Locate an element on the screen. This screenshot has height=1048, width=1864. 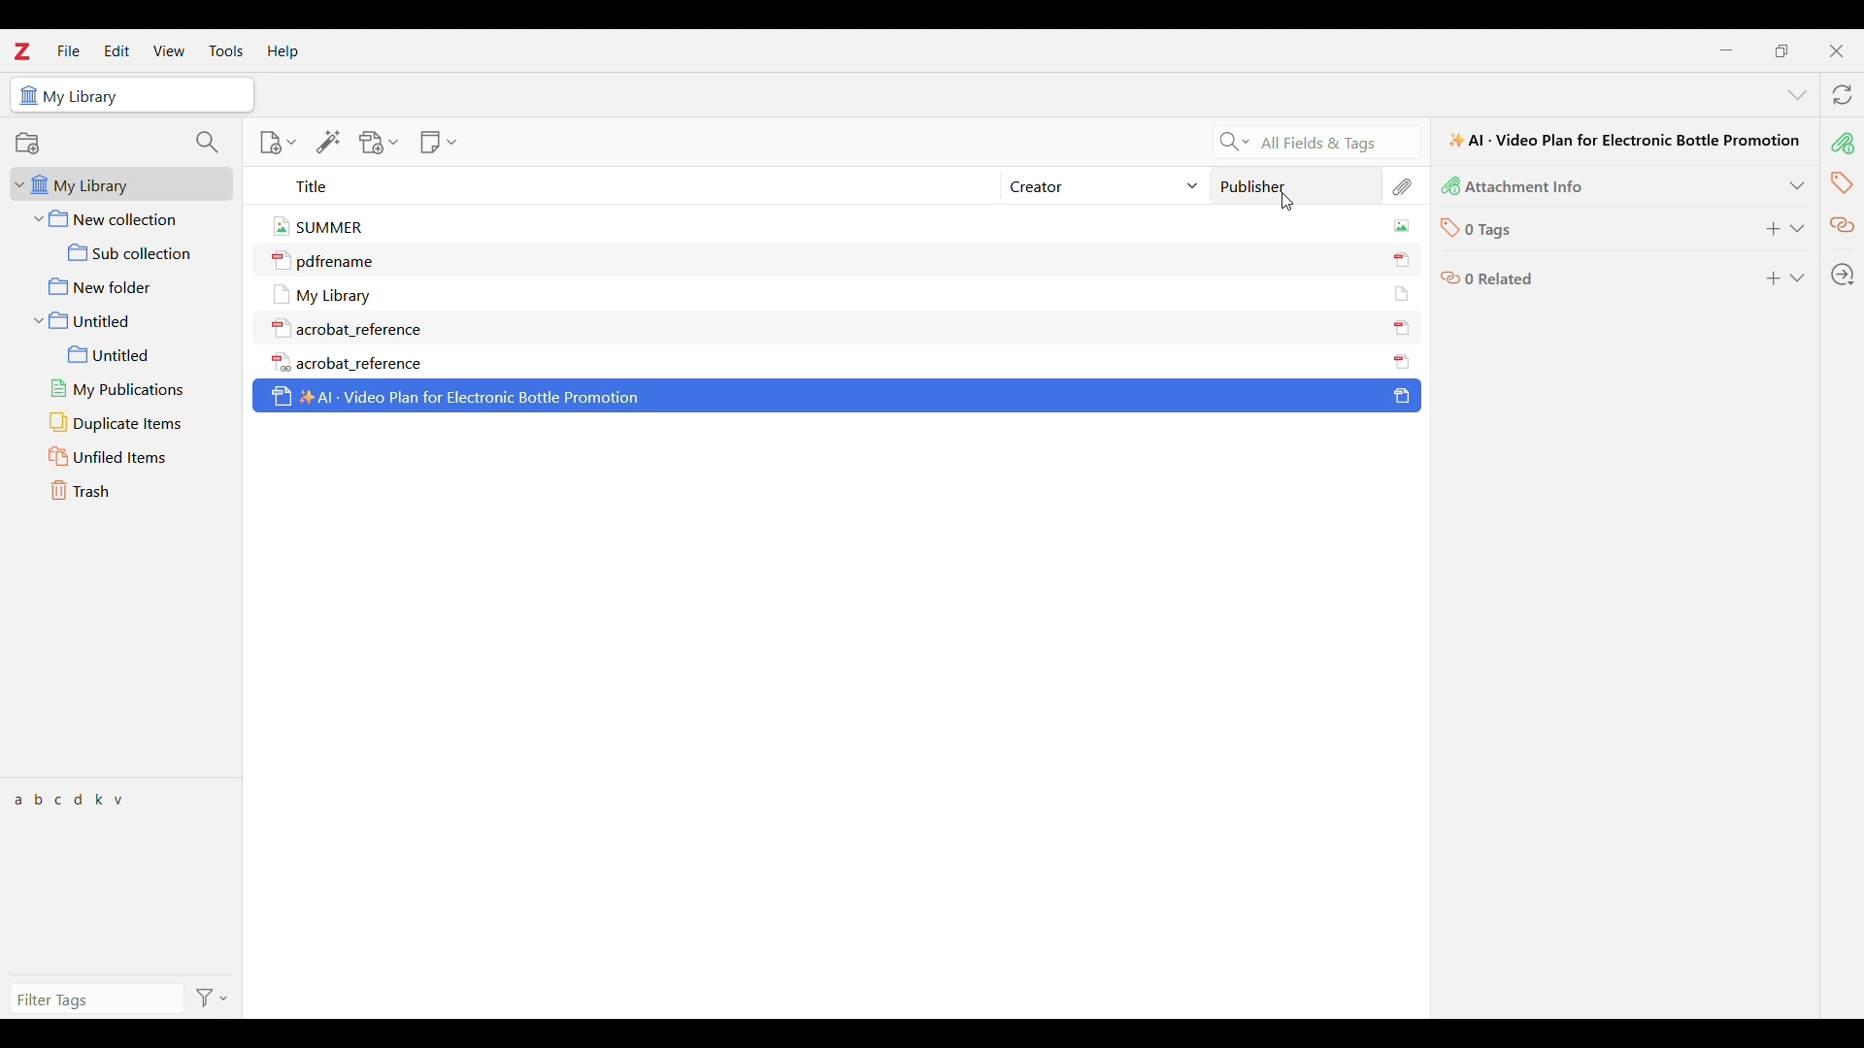
Tags is located at coordinates (1840, 182).